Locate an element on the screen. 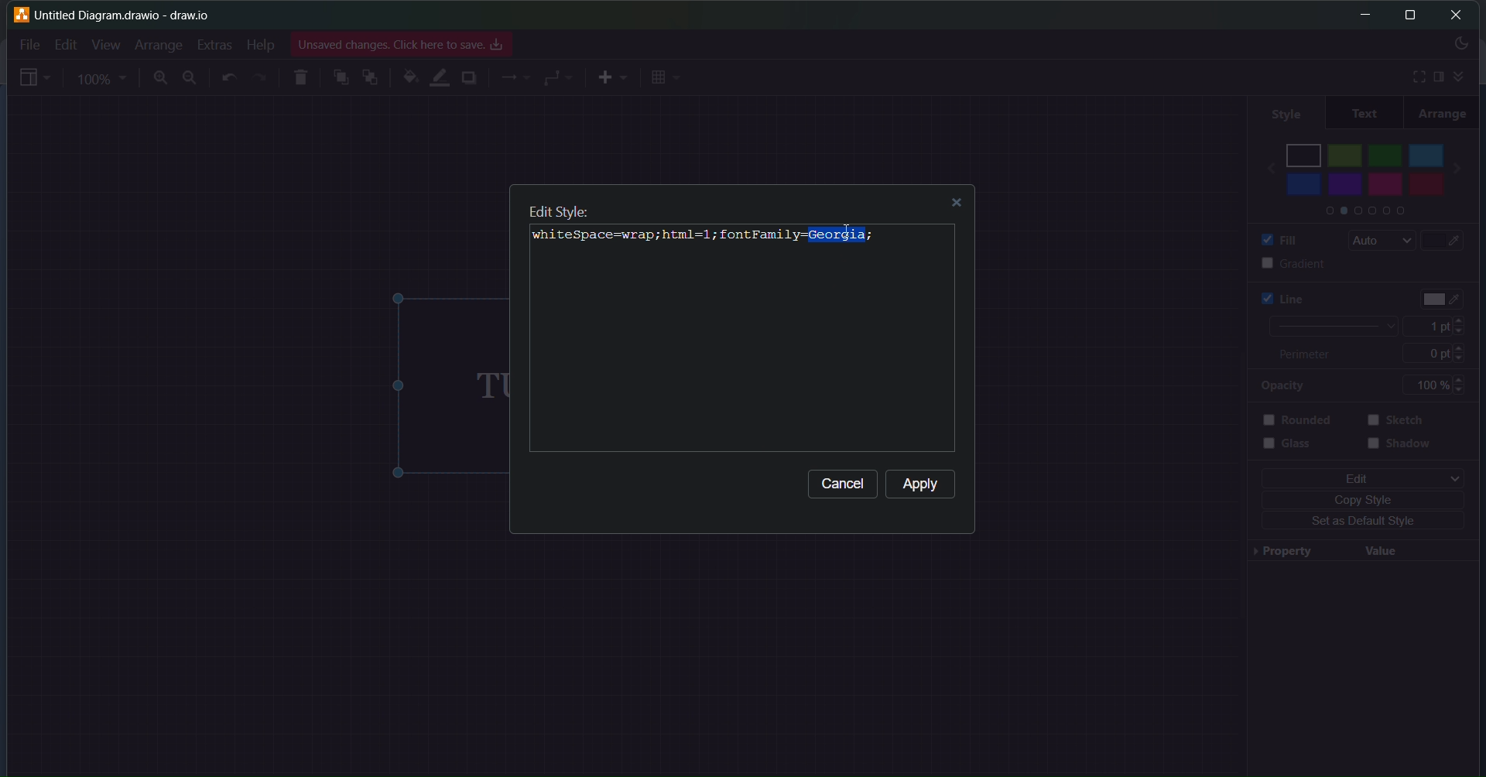  theme is located at coordinates (1460, 46).